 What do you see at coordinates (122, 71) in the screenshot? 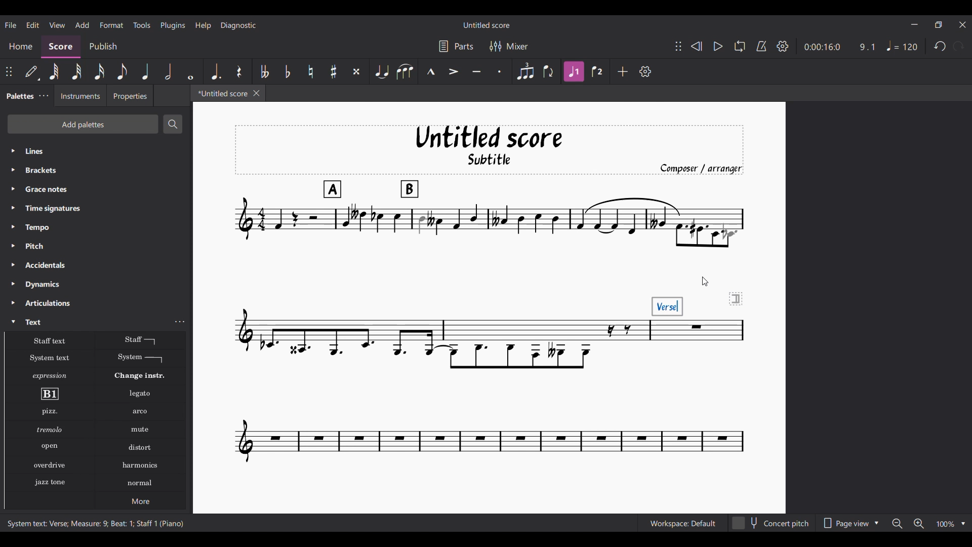
I see `8th note` at bounding box center [122, 71].